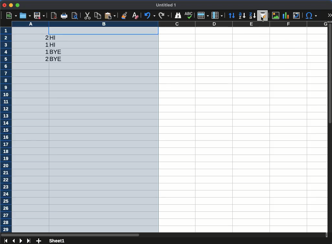 The width and height of the screenshot is (332, 244). Describe the element at coordinates (178, 15) in the screenshot. I see `finder` at that location.